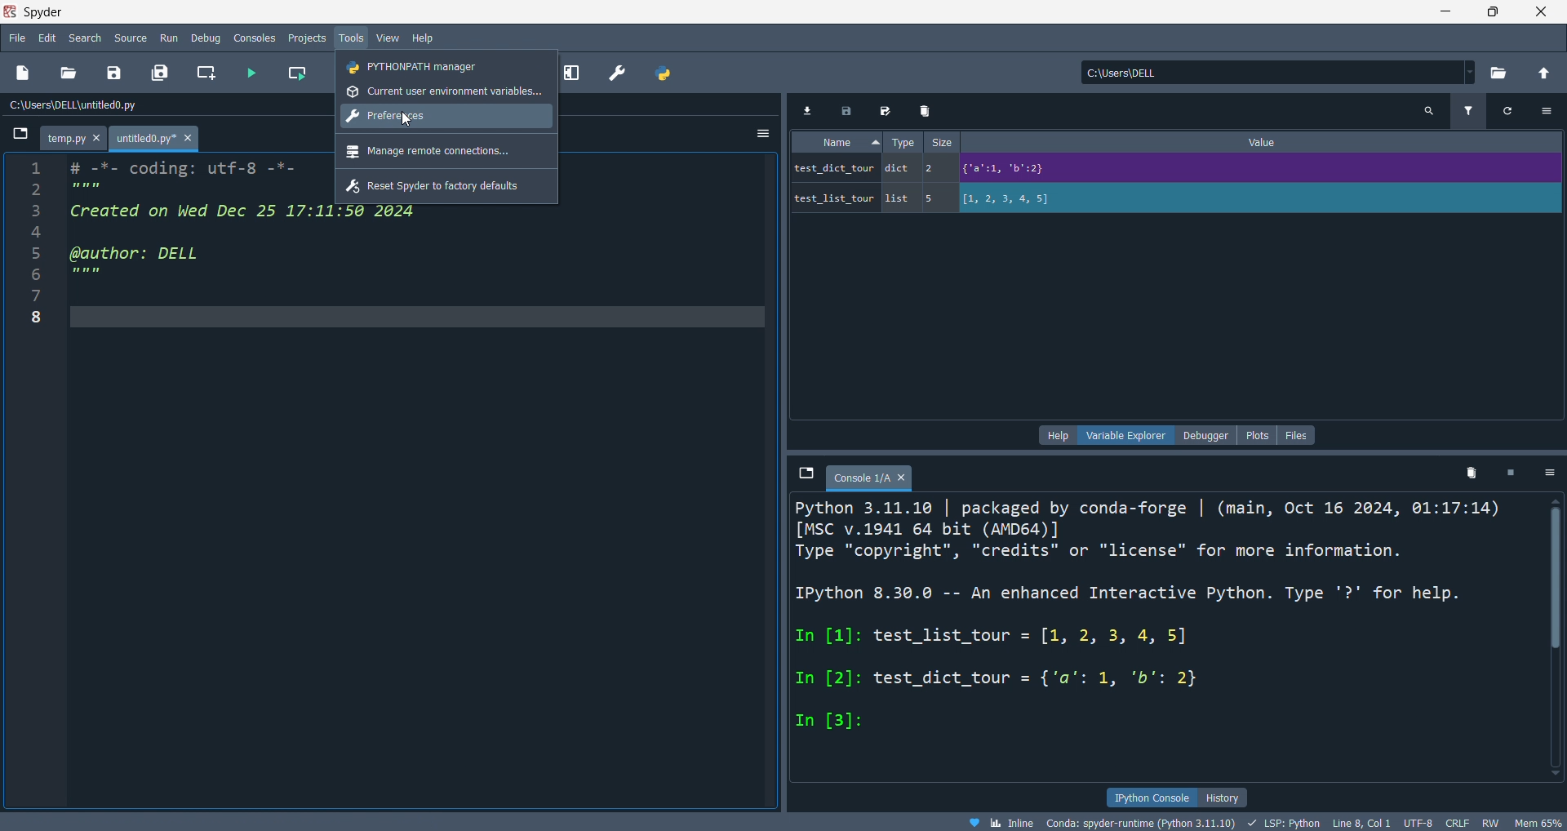 The width and height of the screenshot is (1567, 831). I want to click on select directory, so click(1498, 73).